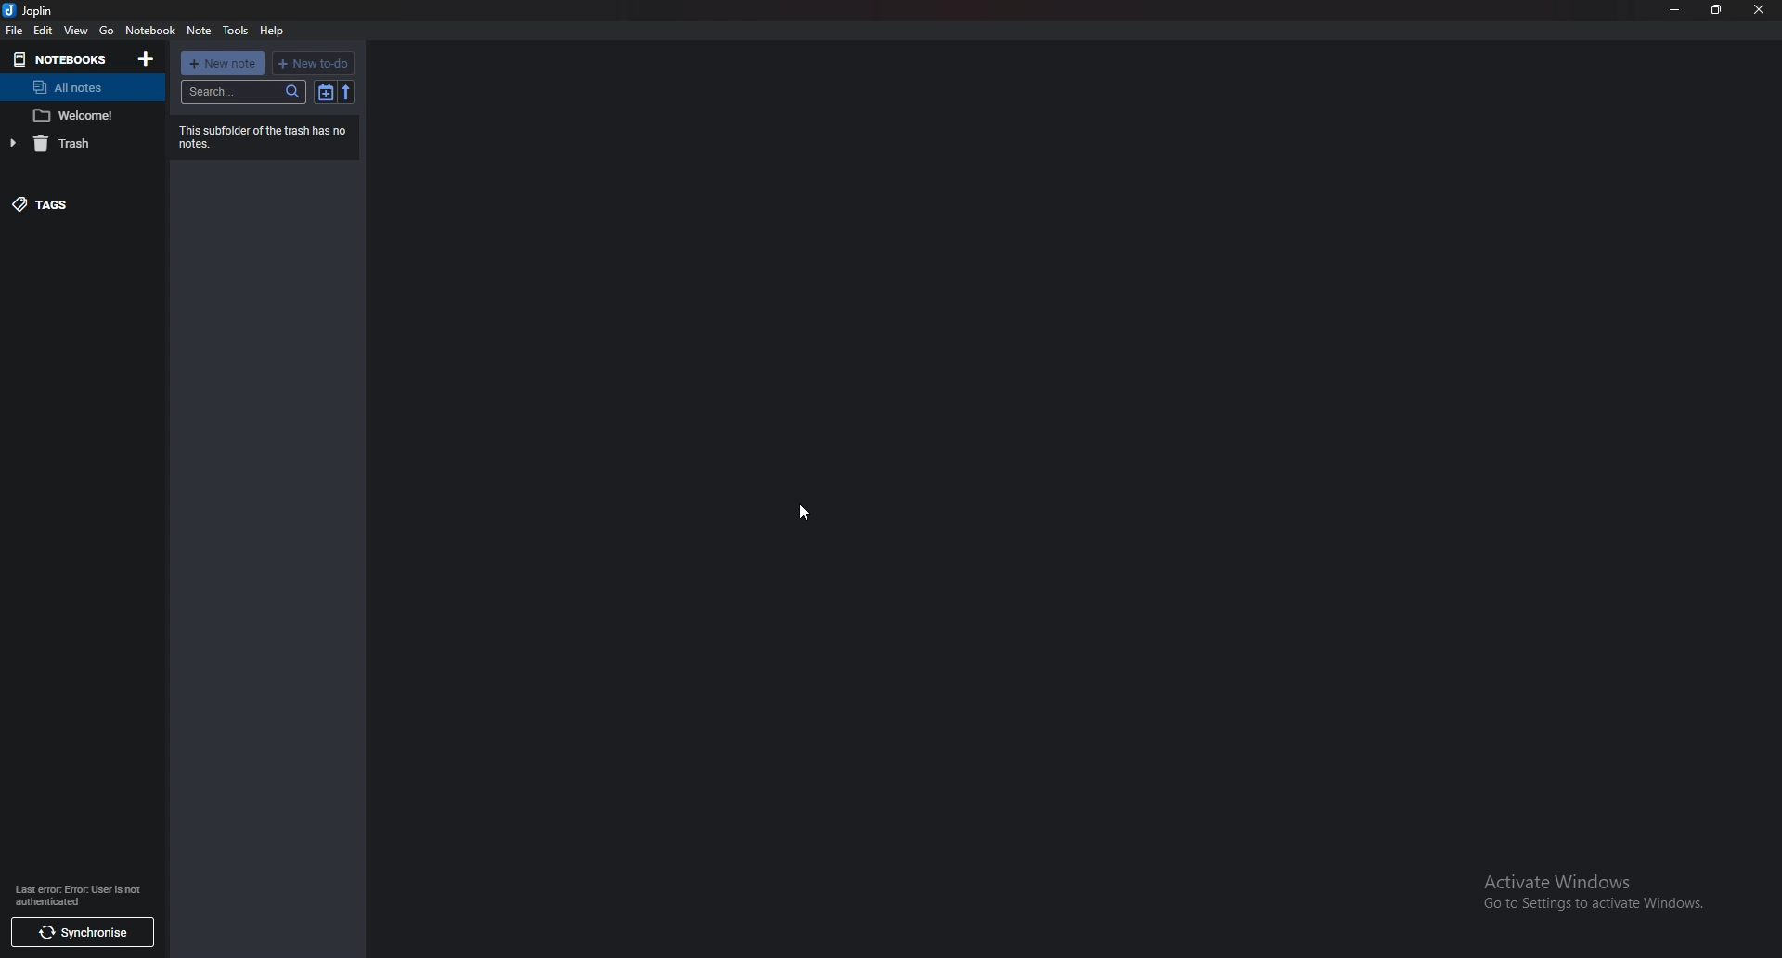 This screenshot has height=958, width=1782. What do you see at coordinates (44, 30) in the screenshot?
I see `Edit` at bounding box center [44, 30].